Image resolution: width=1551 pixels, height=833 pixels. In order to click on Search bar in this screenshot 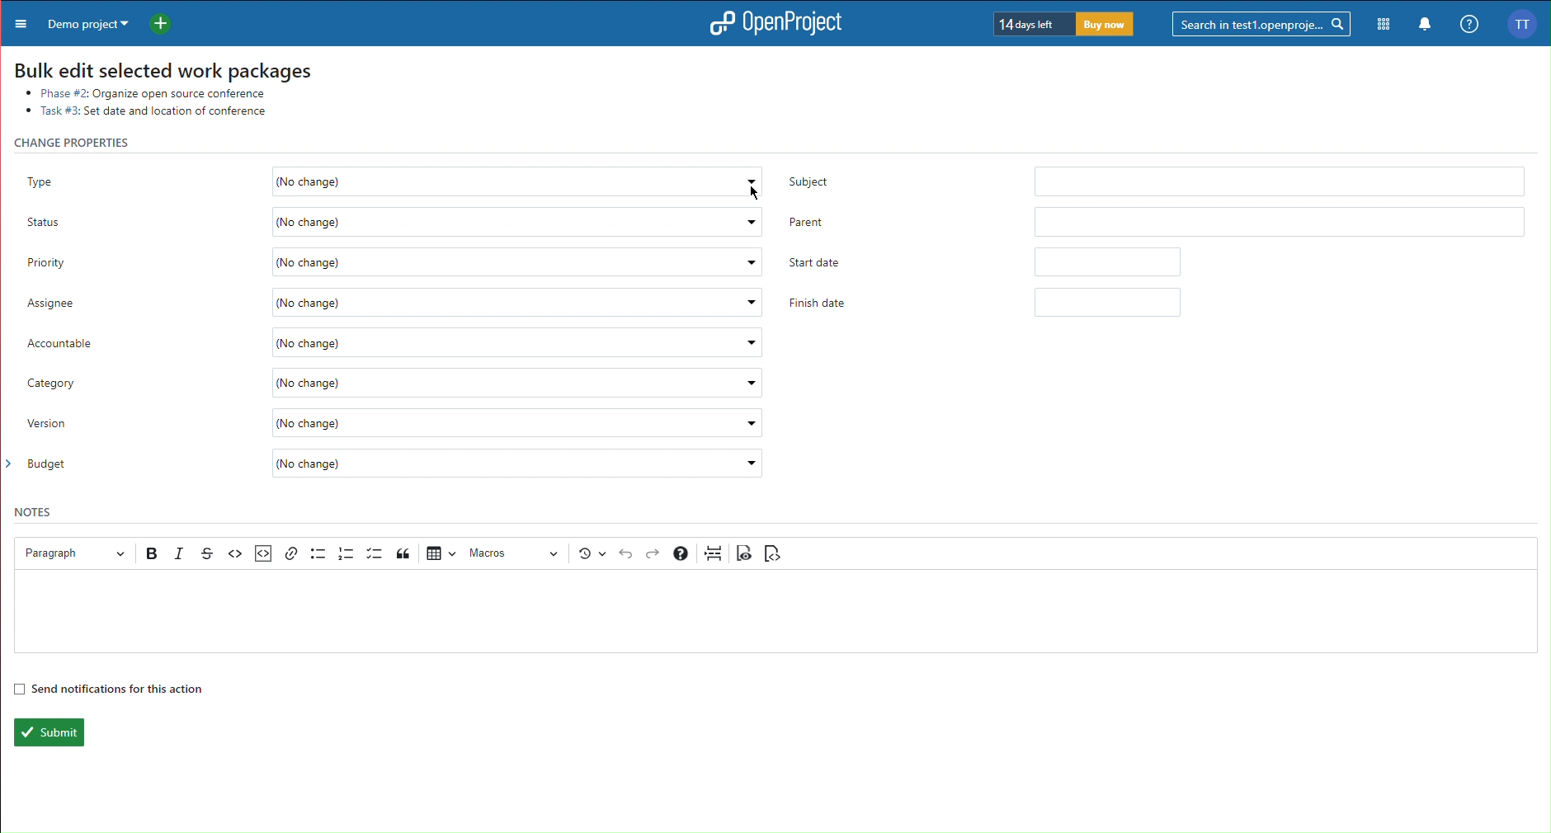, I will do `click(1263, 23)`.